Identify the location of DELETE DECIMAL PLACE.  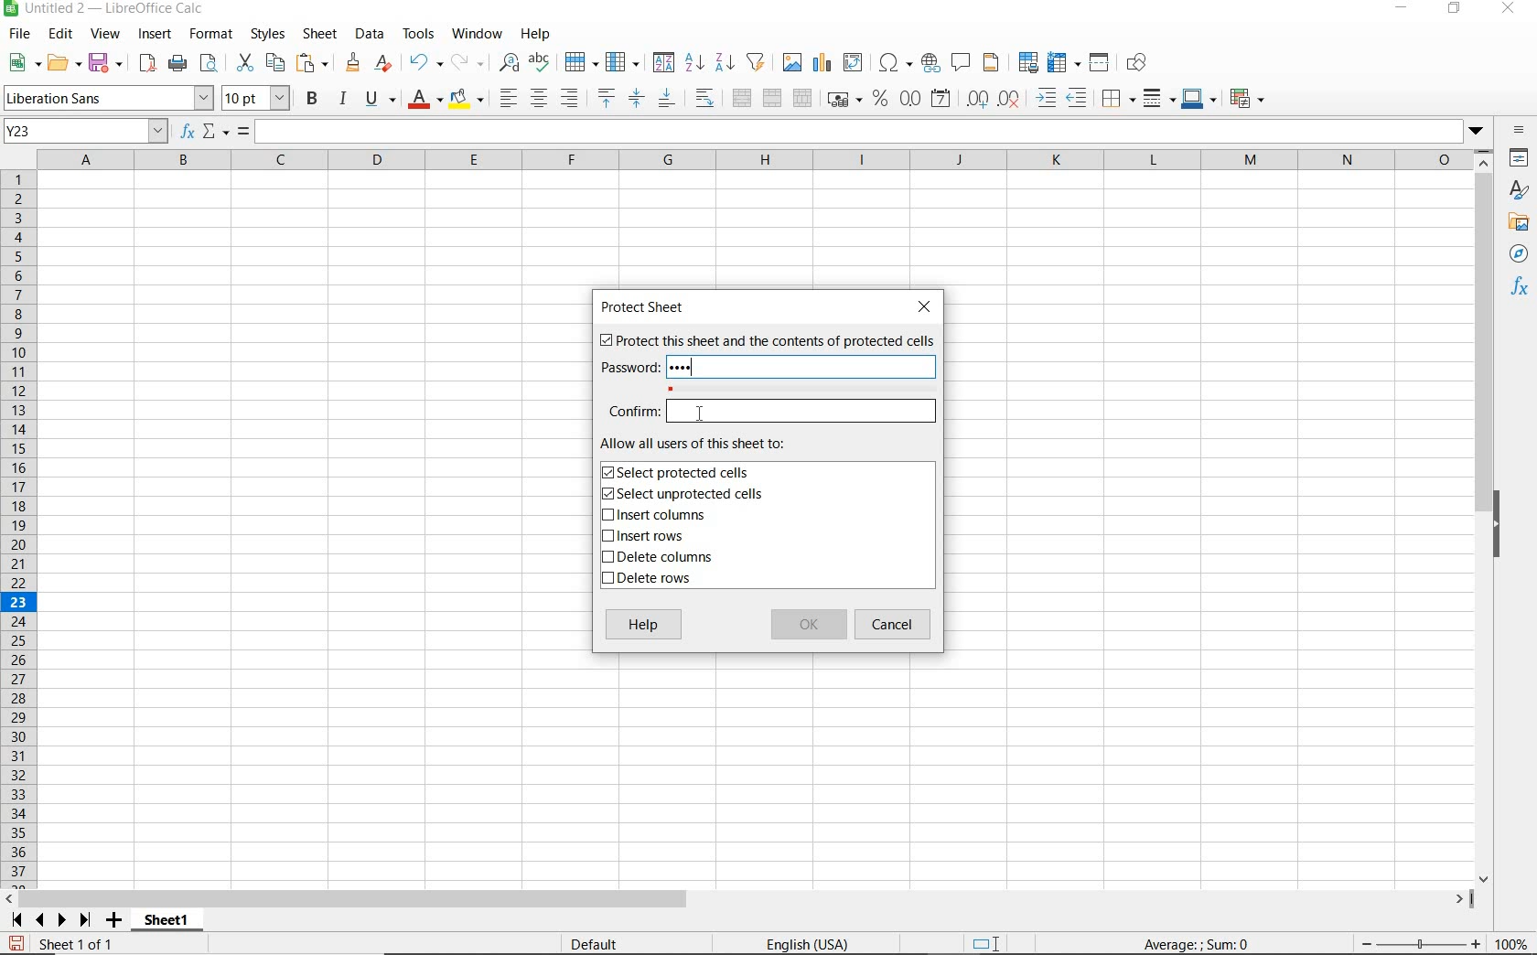
(1009, 99).